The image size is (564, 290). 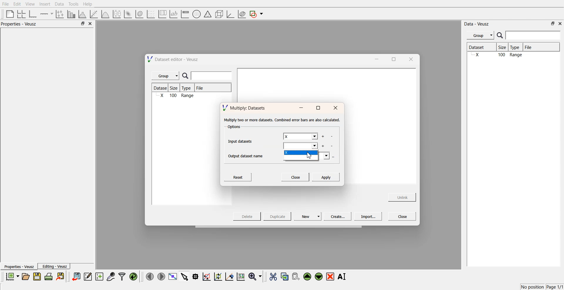 I want to click on minimise or maximise, so click(x=553, y=23).